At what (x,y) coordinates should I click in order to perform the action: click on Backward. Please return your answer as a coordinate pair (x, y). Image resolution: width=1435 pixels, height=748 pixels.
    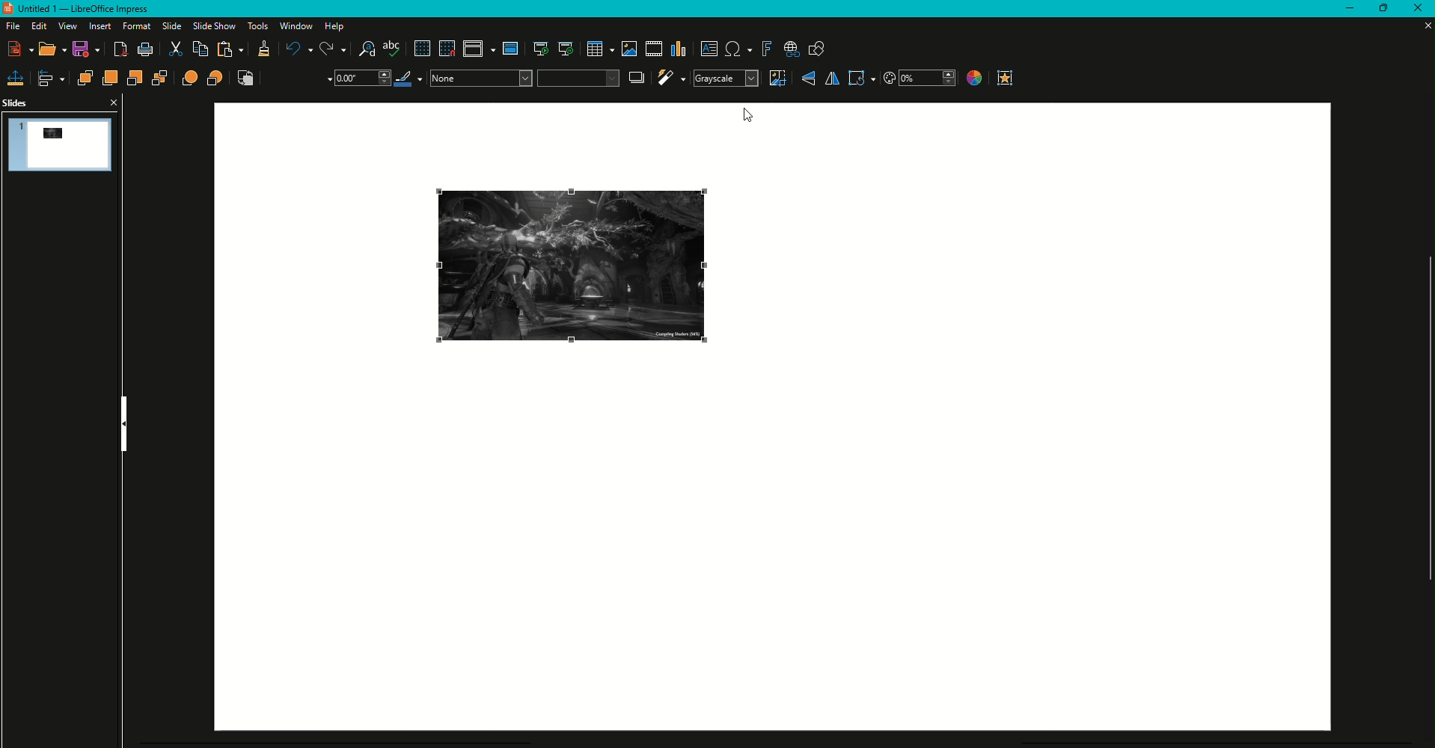
    Looking at the image, I should click on (135, 79).